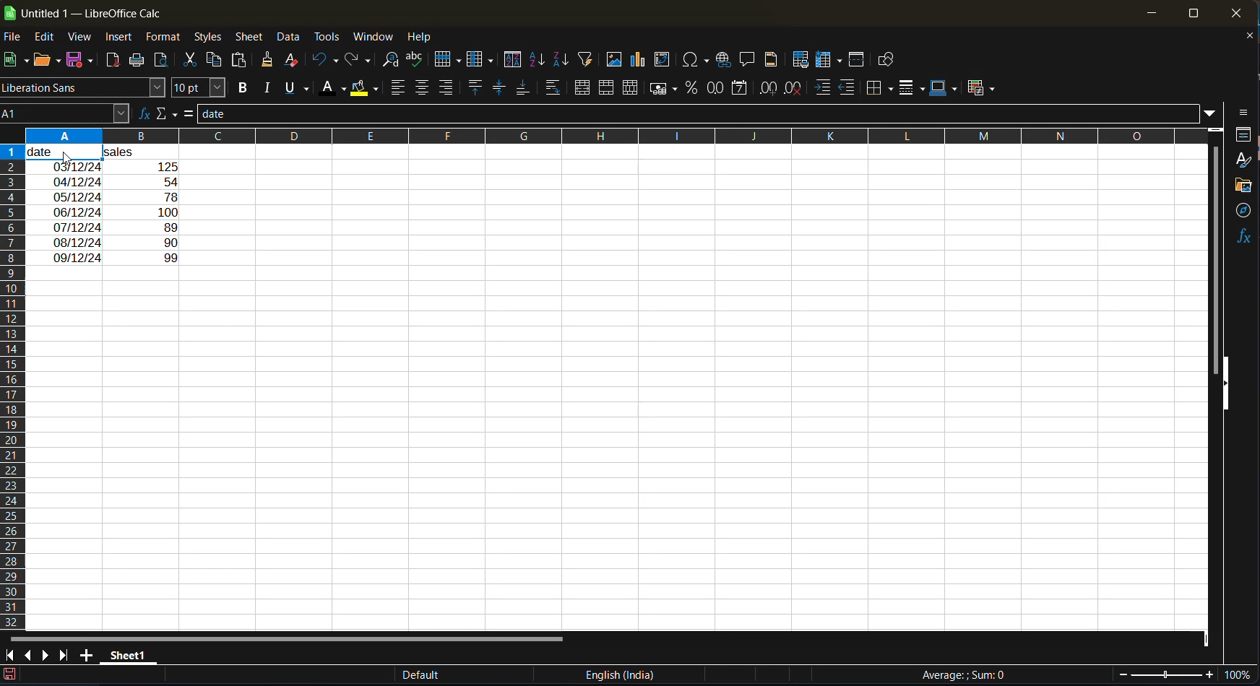  I want to click on align right, so click(446, 87).